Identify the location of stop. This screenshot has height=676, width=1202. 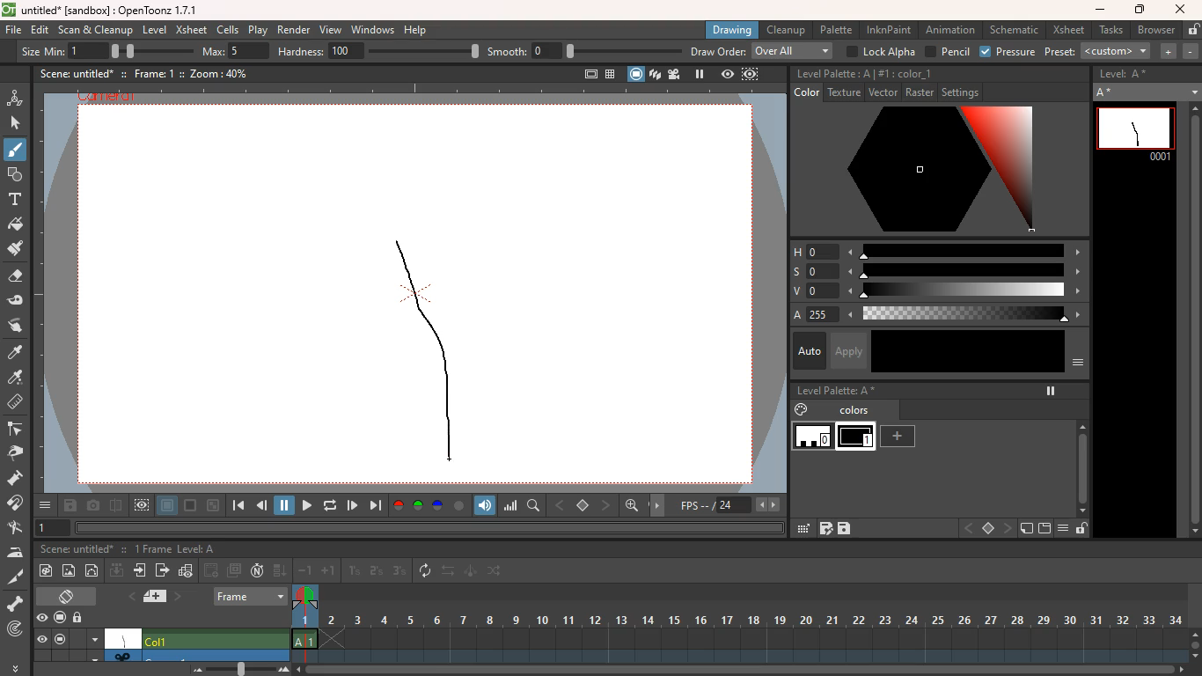
(584, 506).